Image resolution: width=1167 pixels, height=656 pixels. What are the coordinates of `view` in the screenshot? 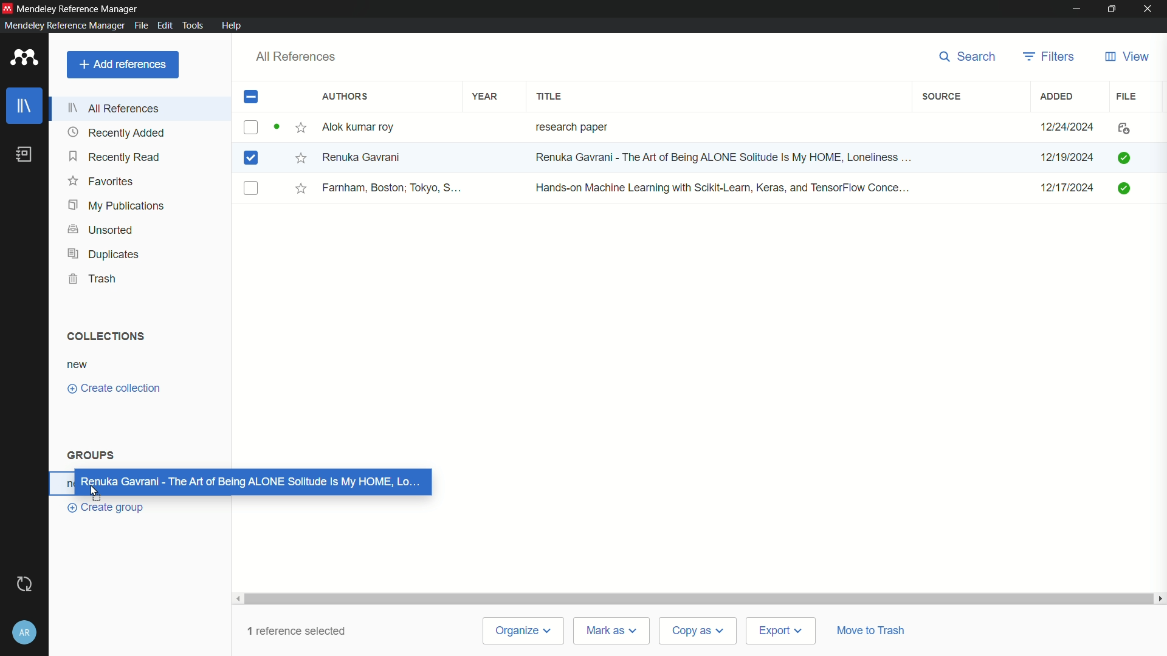 It's located at (1126, 57).